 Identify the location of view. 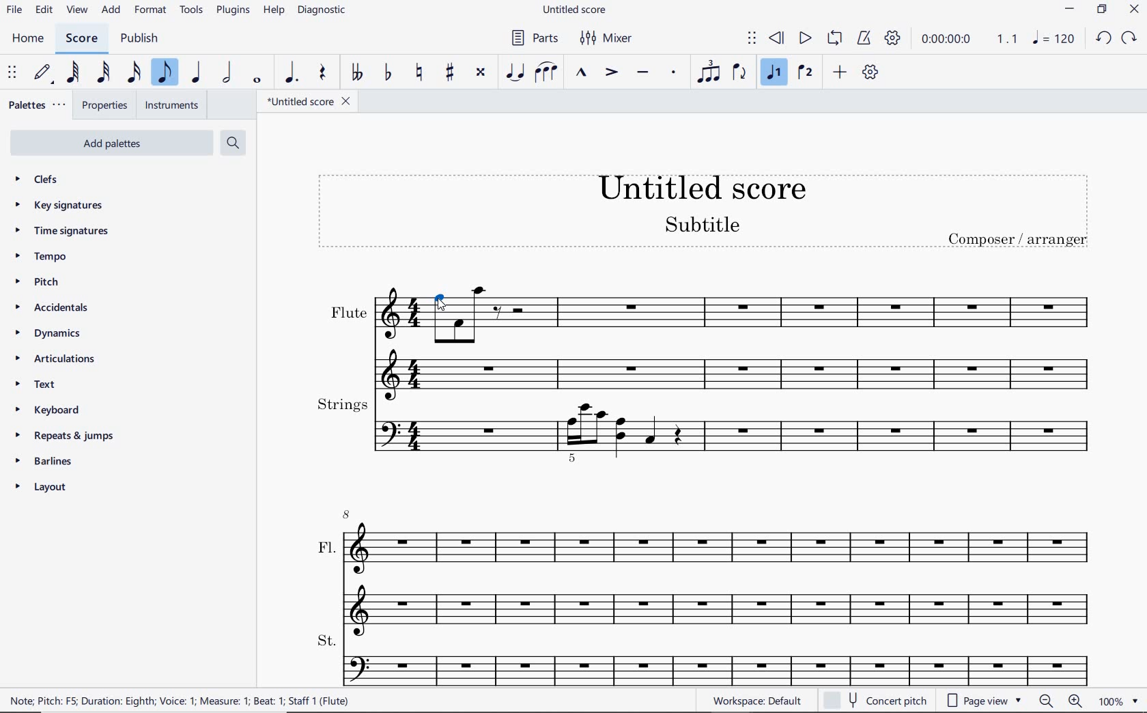
(75, 11).